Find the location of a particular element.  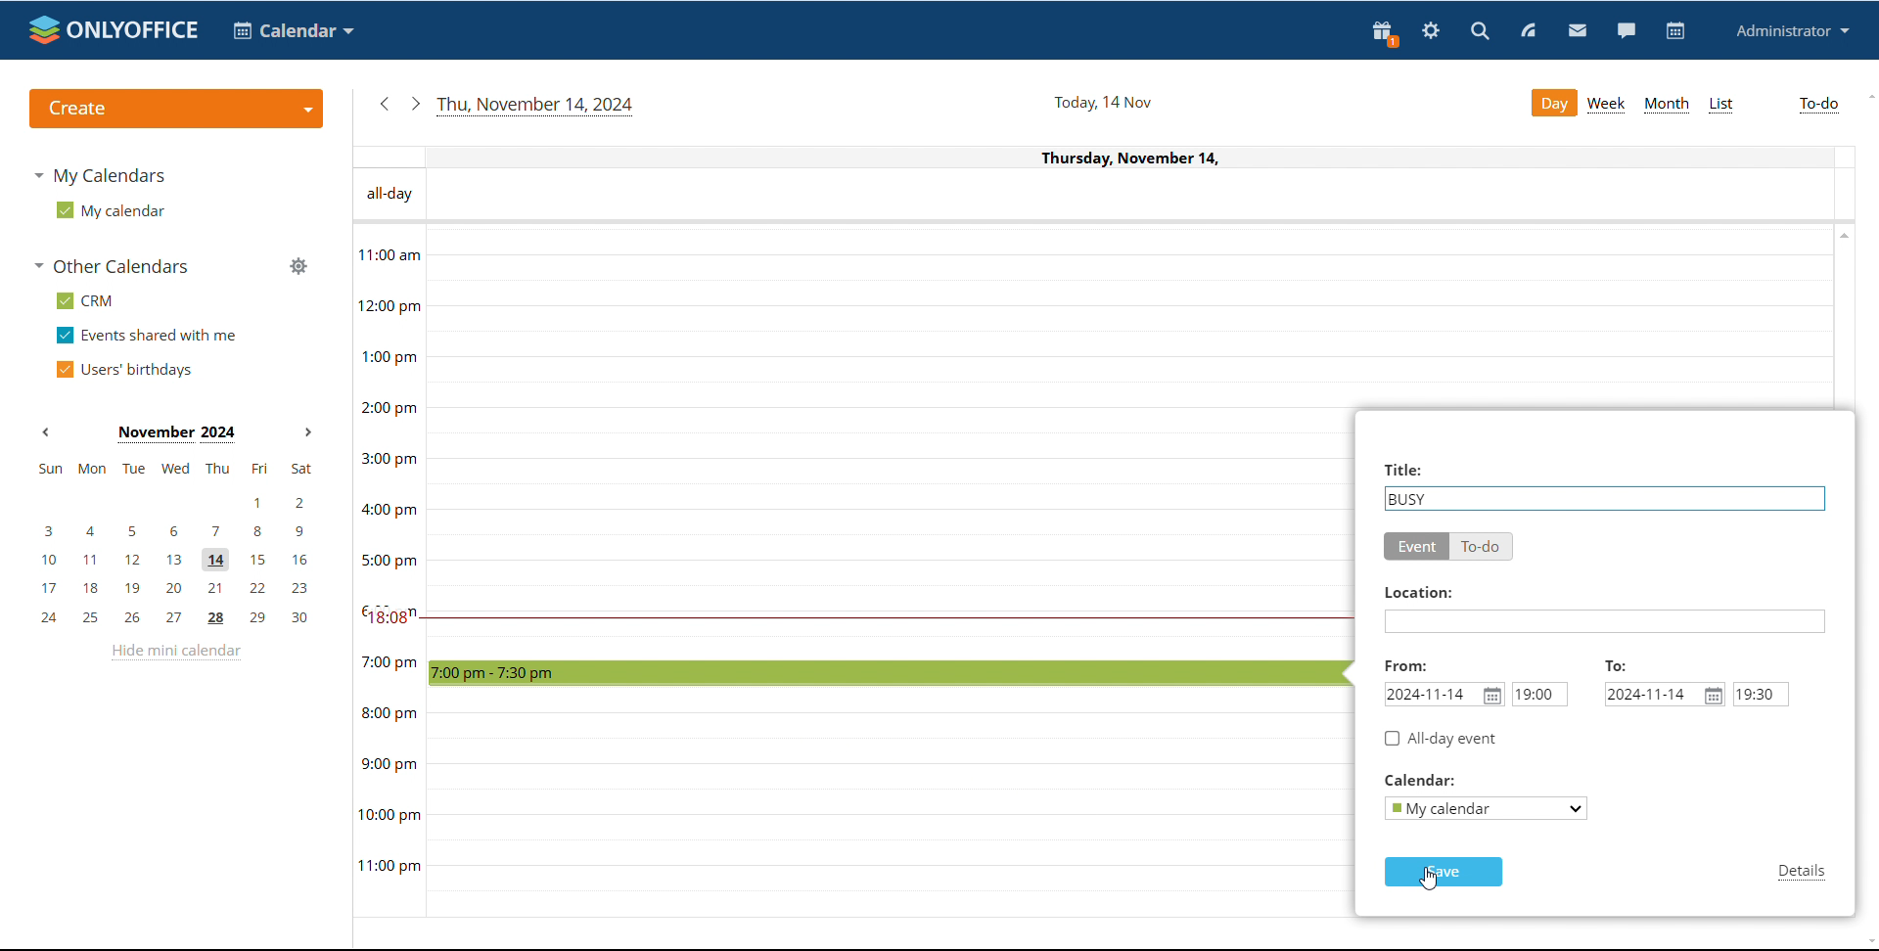

week view is located at coordinates (1607, 104).